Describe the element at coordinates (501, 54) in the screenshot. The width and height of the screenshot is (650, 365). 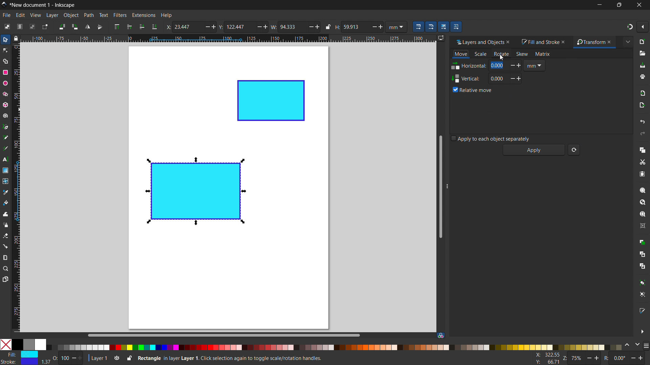
I see `rotate` at that location.